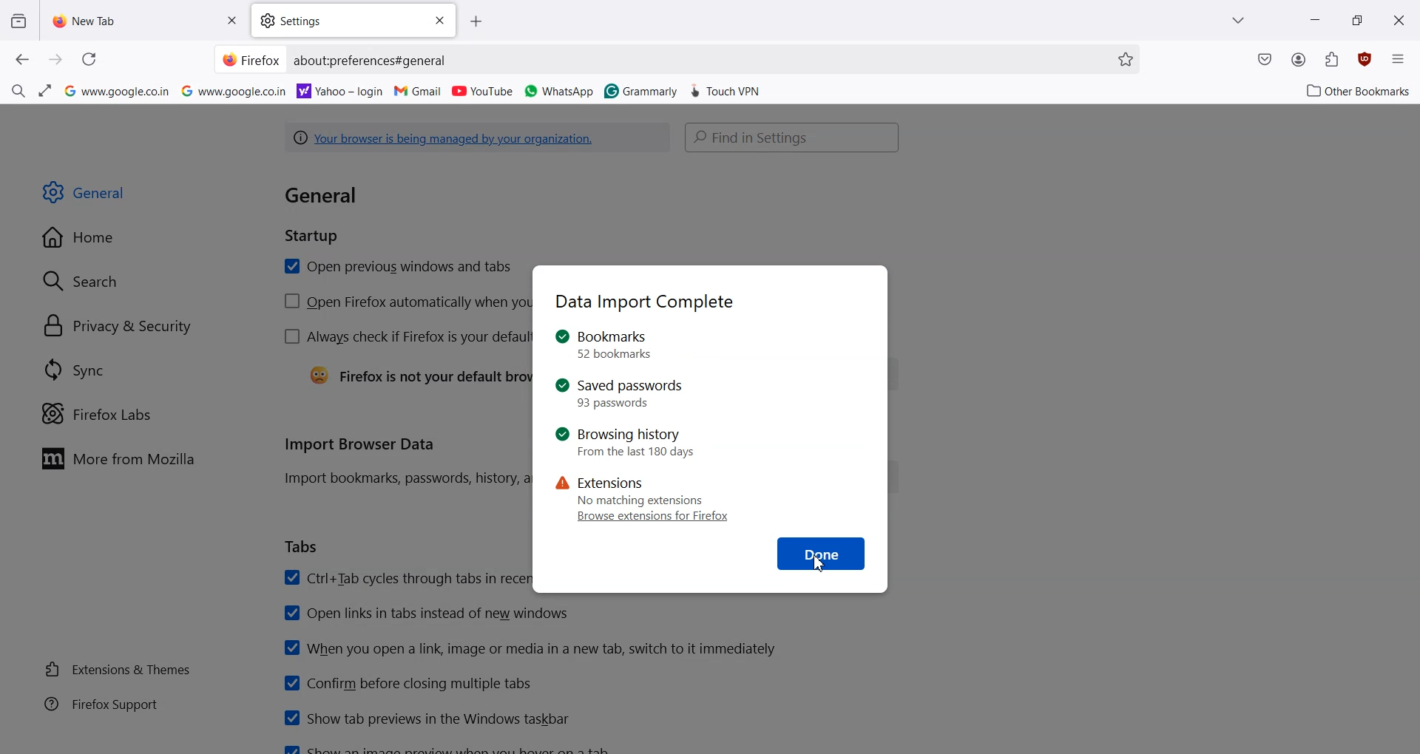 The image size is (1420, 754). Describe the element at coordinates (234, 90) in the screenshot. I see `Google Bookmark` at that location.